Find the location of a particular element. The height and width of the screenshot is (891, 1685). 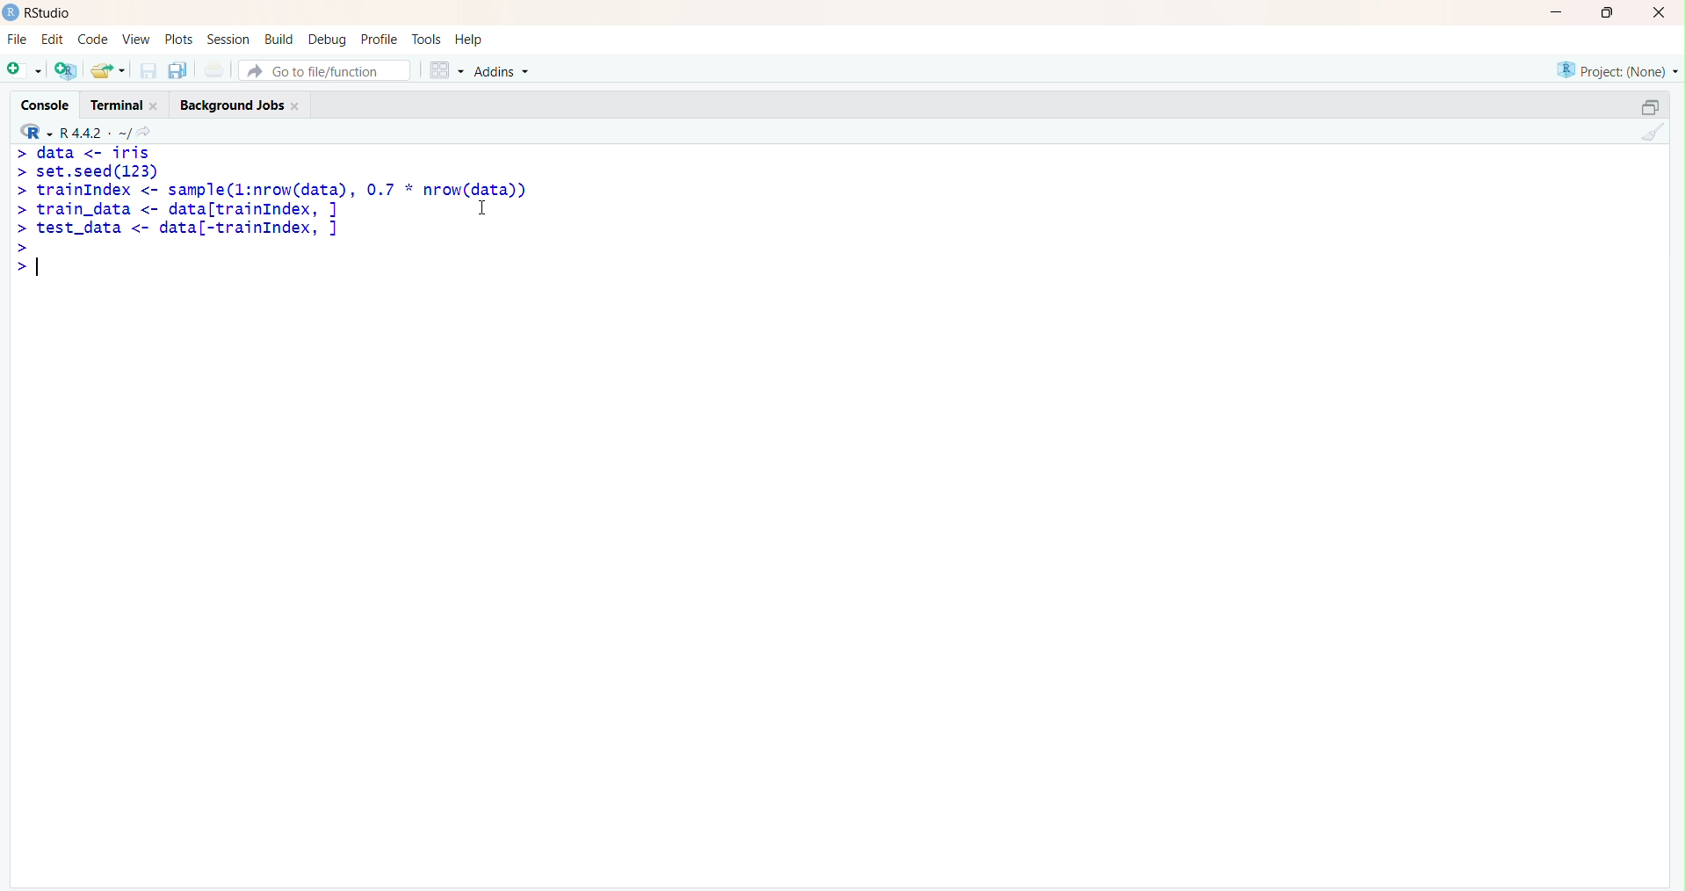

Prompt cursor is located at coordinates (21, 209).